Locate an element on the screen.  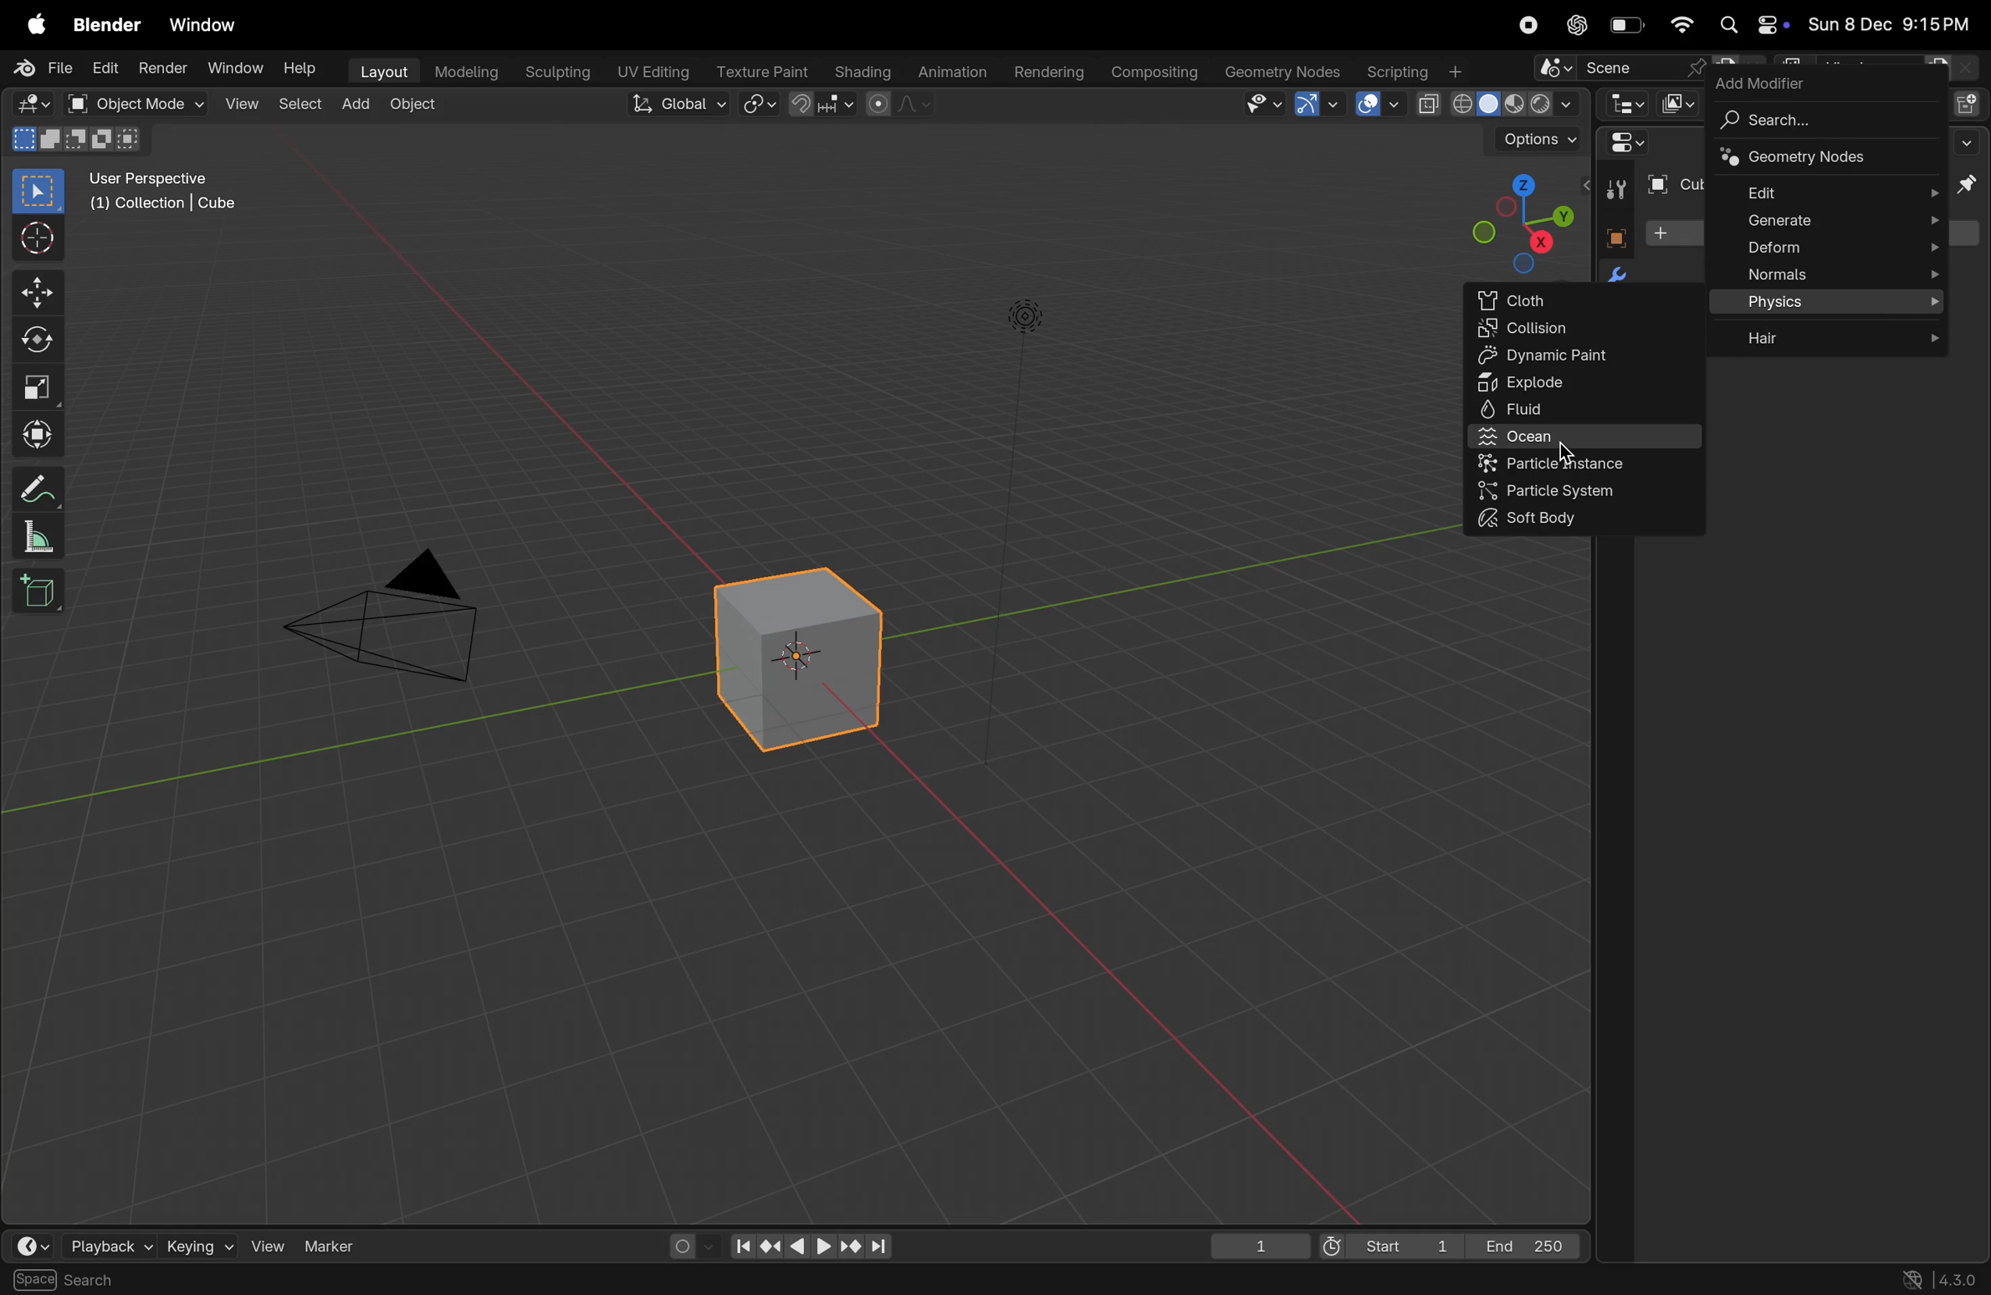
move is located at coordinates (37, 291).